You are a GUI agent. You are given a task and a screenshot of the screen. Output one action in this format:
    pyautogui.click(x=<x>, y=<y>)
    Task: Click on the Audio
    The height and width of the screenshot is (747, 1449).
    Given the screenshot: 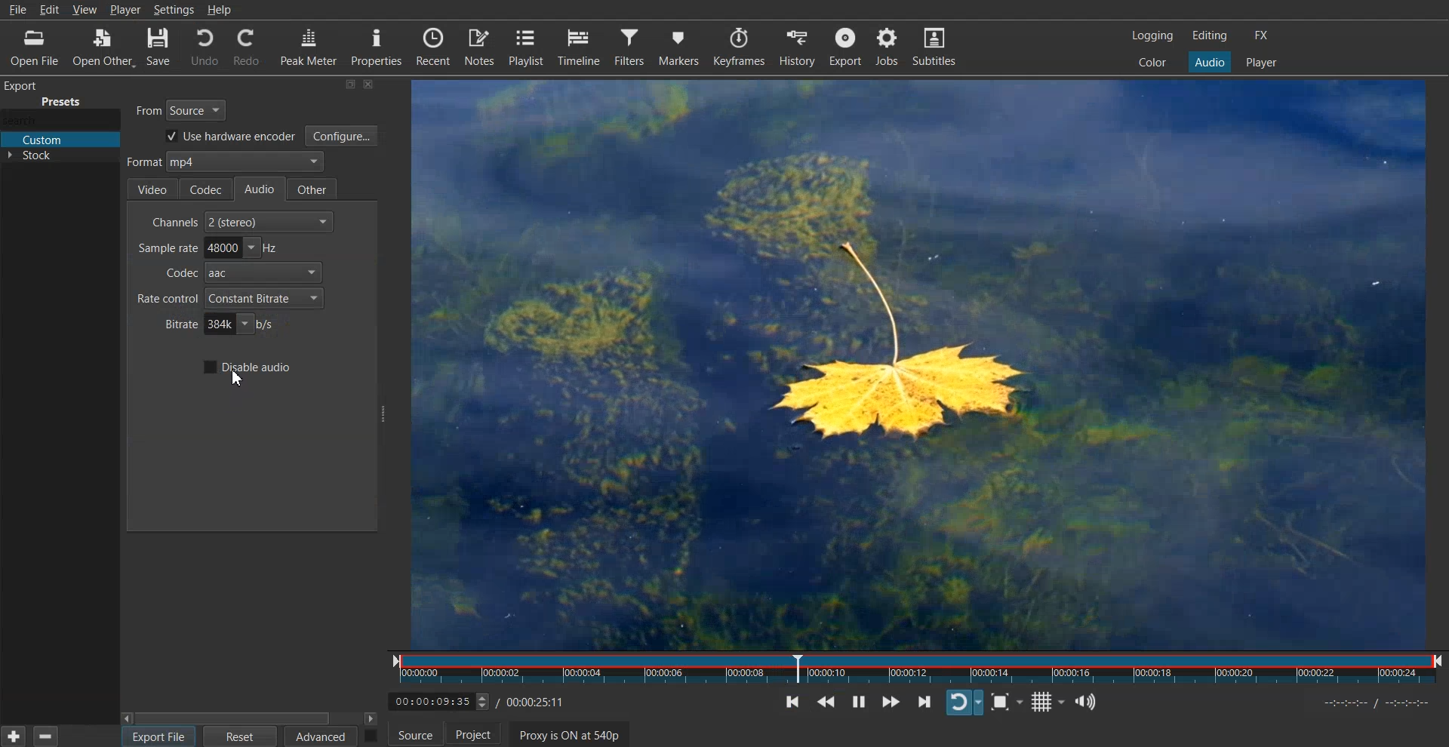 What is the action you would take?
    pyautogui.click(x=263, y=189)
    